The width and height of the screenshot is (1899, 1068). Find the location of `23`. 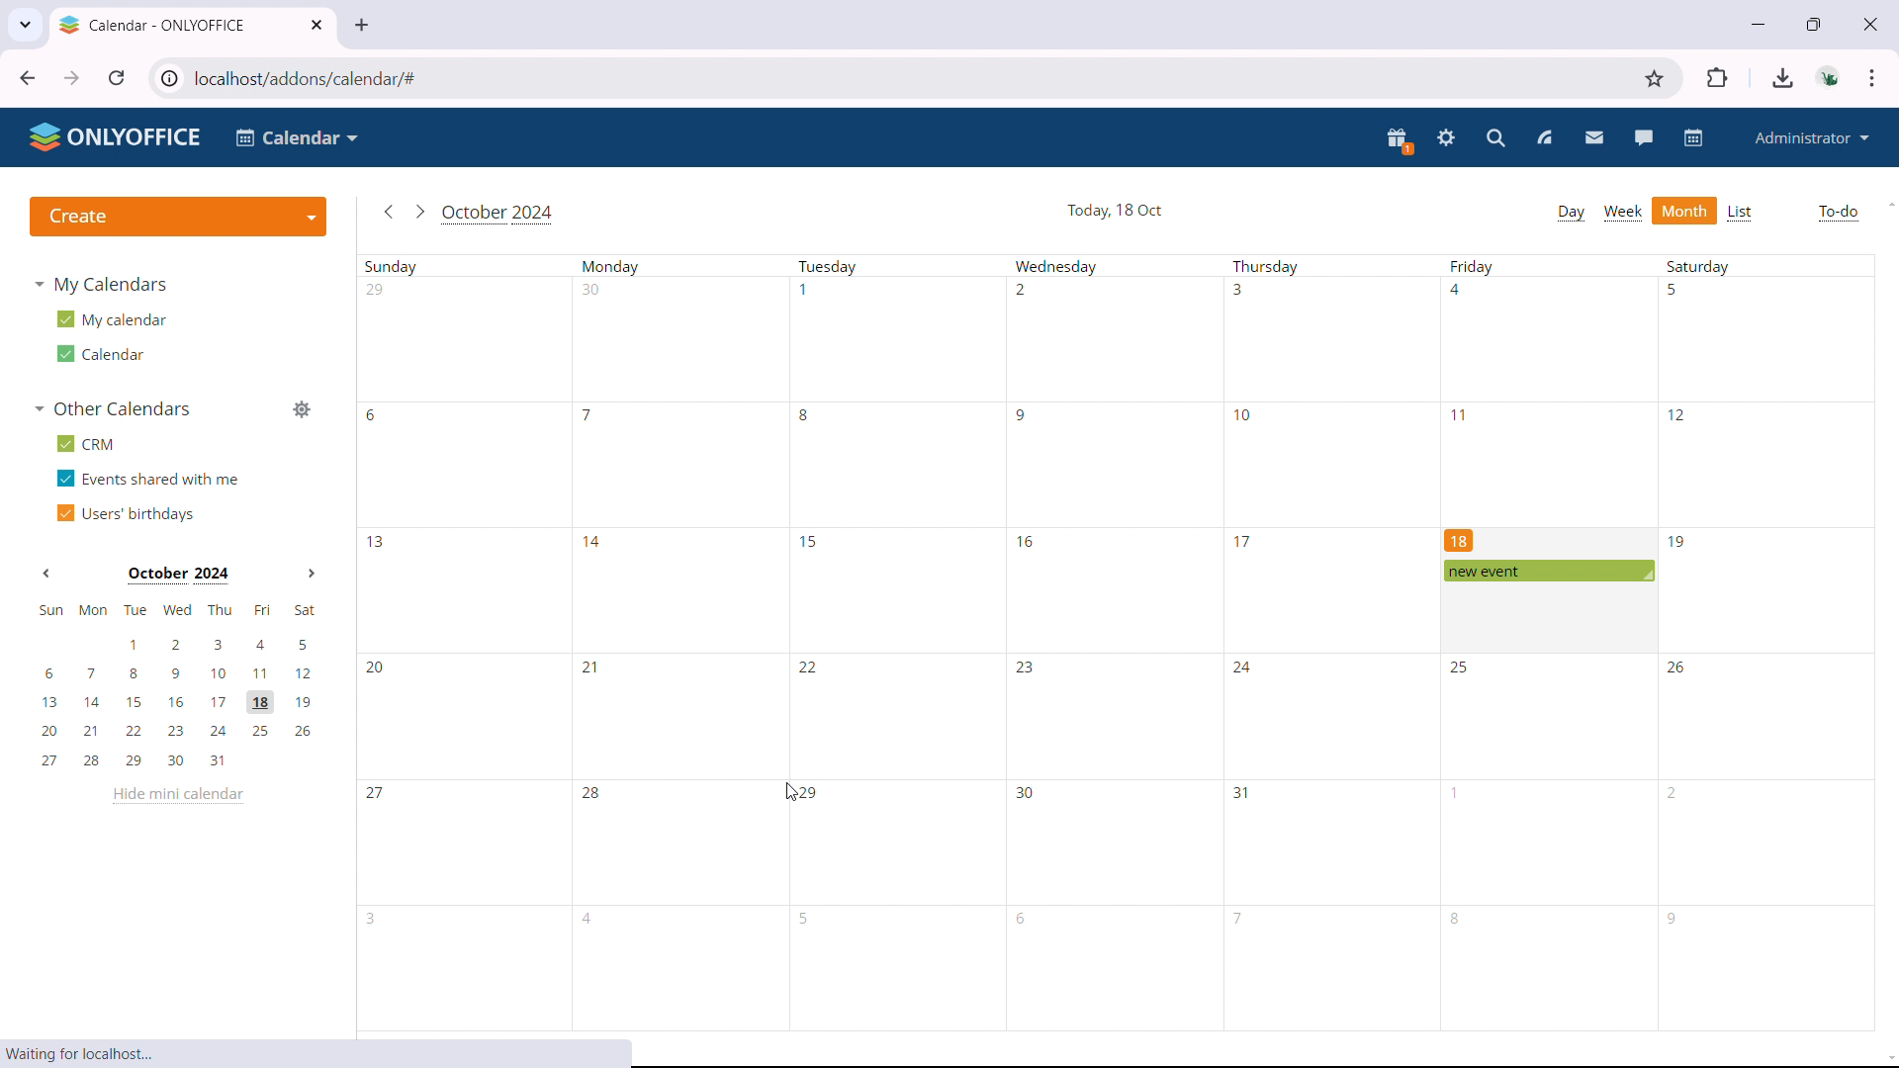

23 is located at coordinates (1025, 670).